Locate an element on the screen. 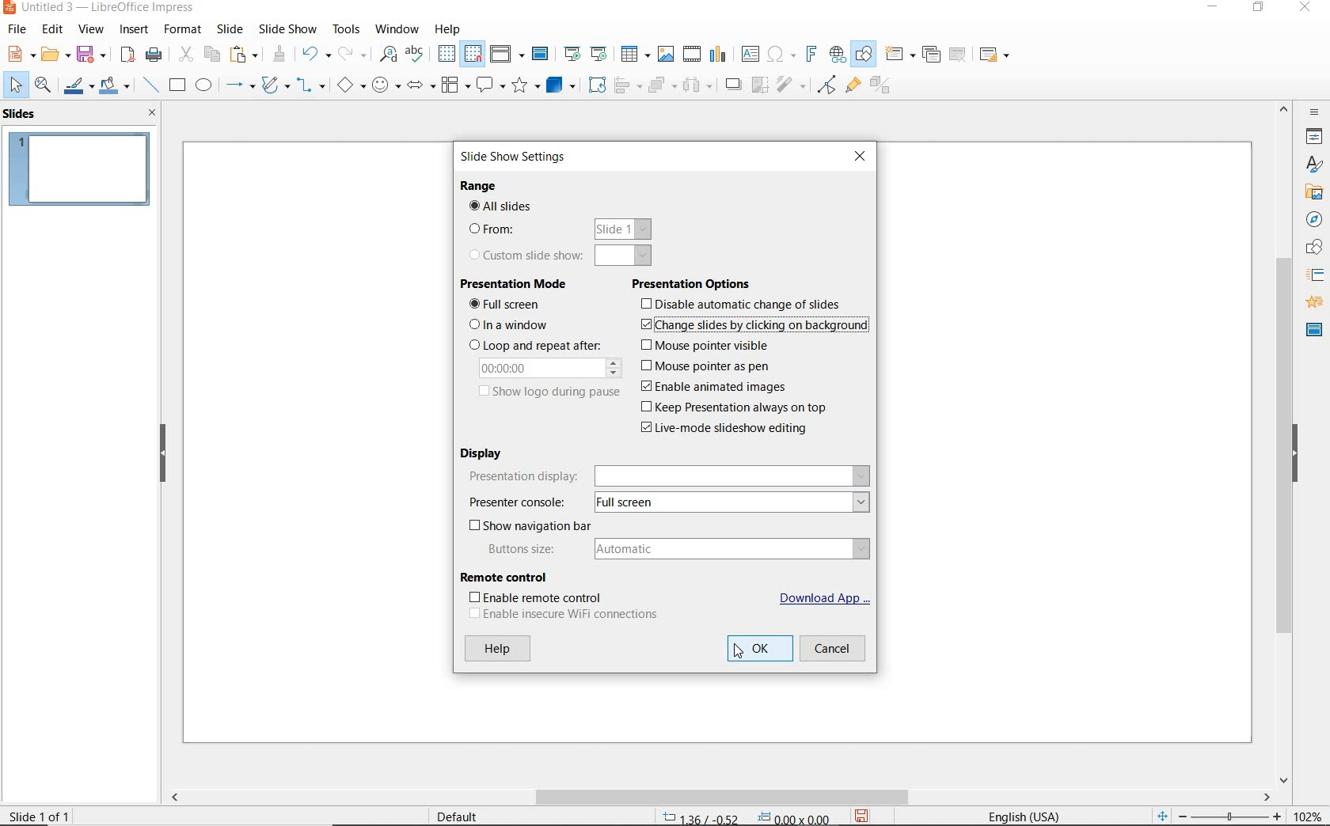  SLIDE TRANSITION is located at coordinates (1312, 276).